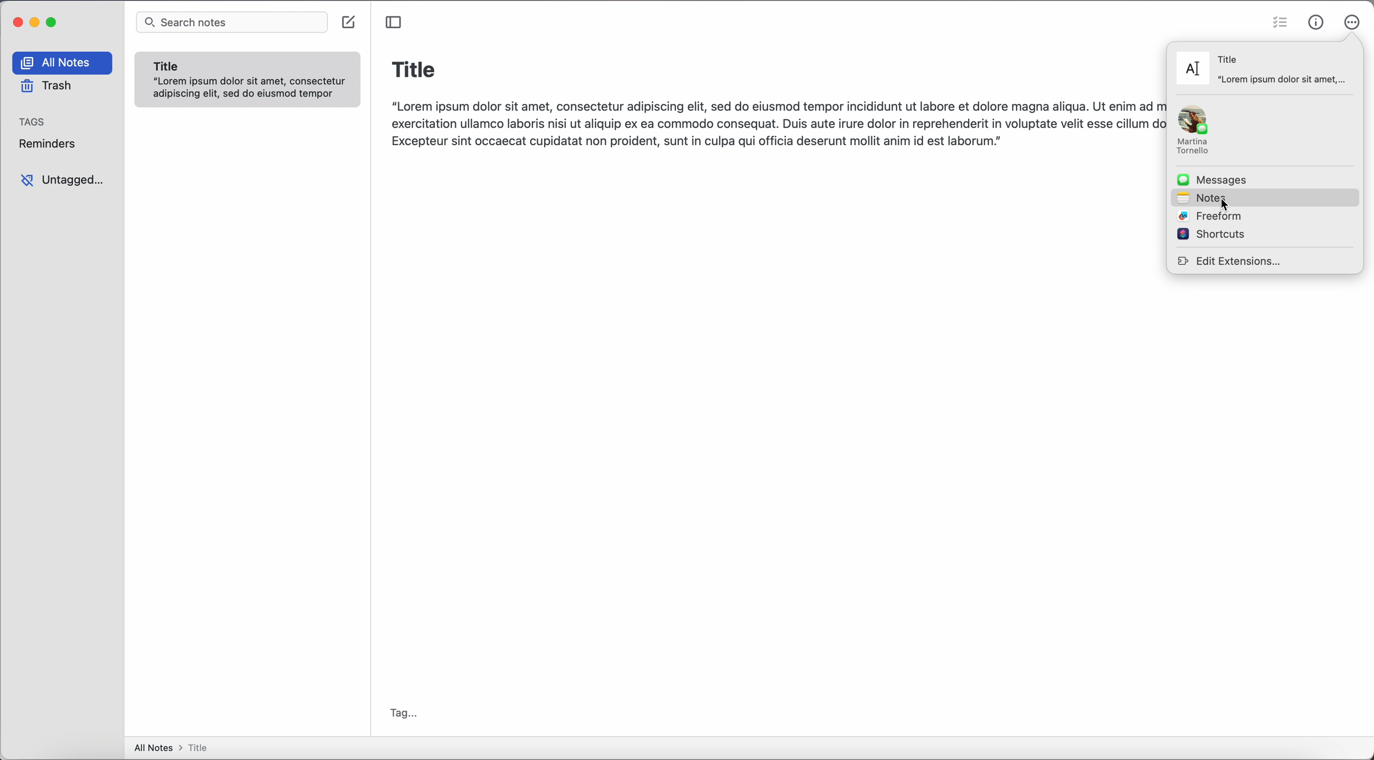 The image size is (1374, 760). I want to click on untagged, so click(62, 180).